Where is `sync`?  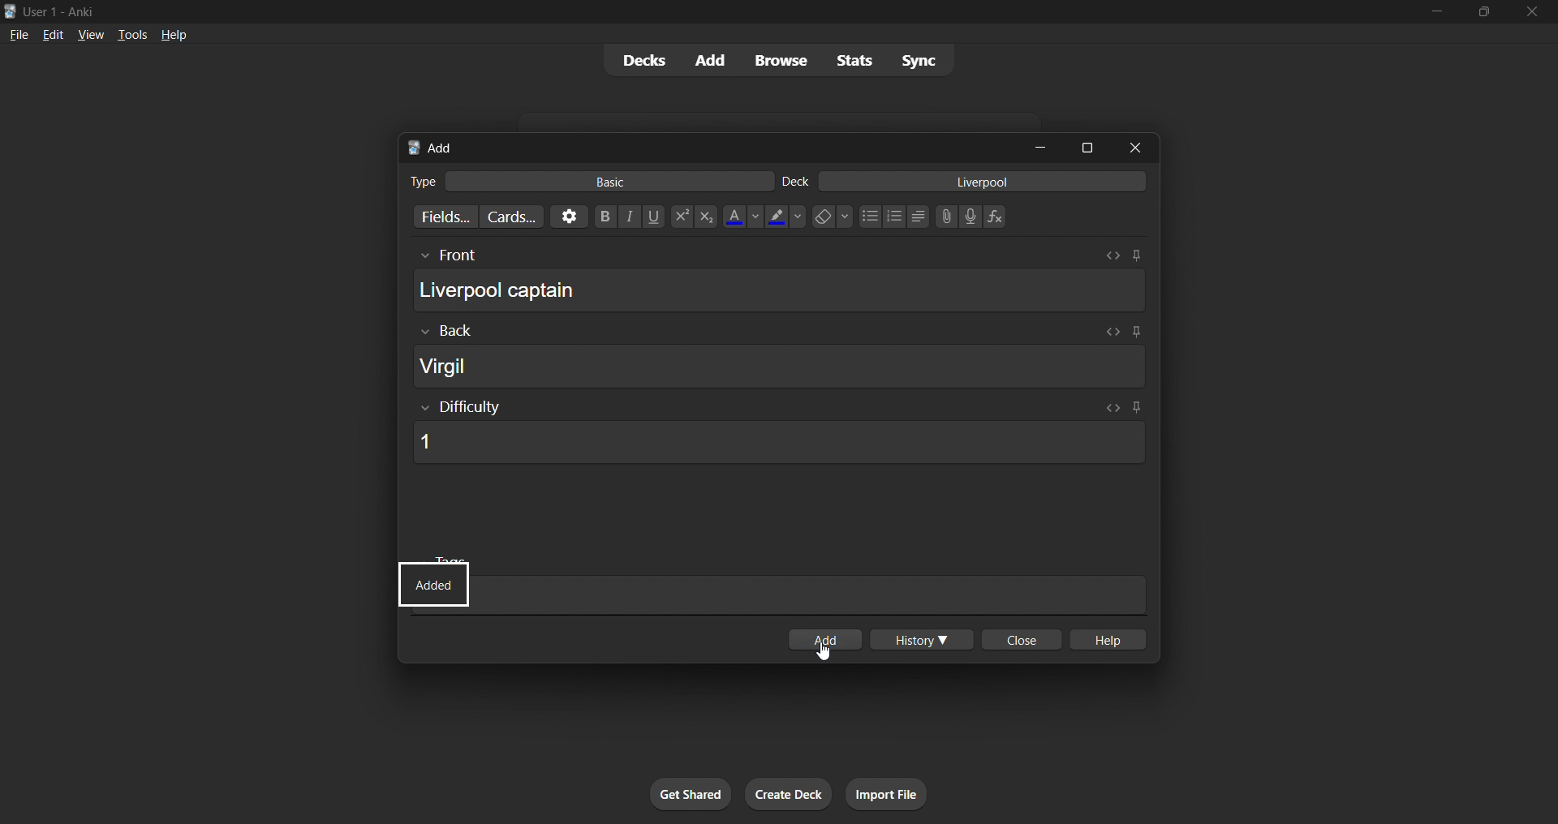 sync is located at coordinates (919, 59).